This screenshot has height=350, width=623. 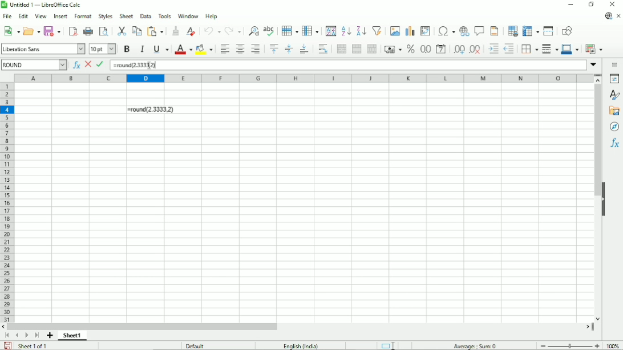 What do you see at coordinates (532, 31) in the screenshot?
I see `Freeze rows and columns` at bounding box center [532, 31].